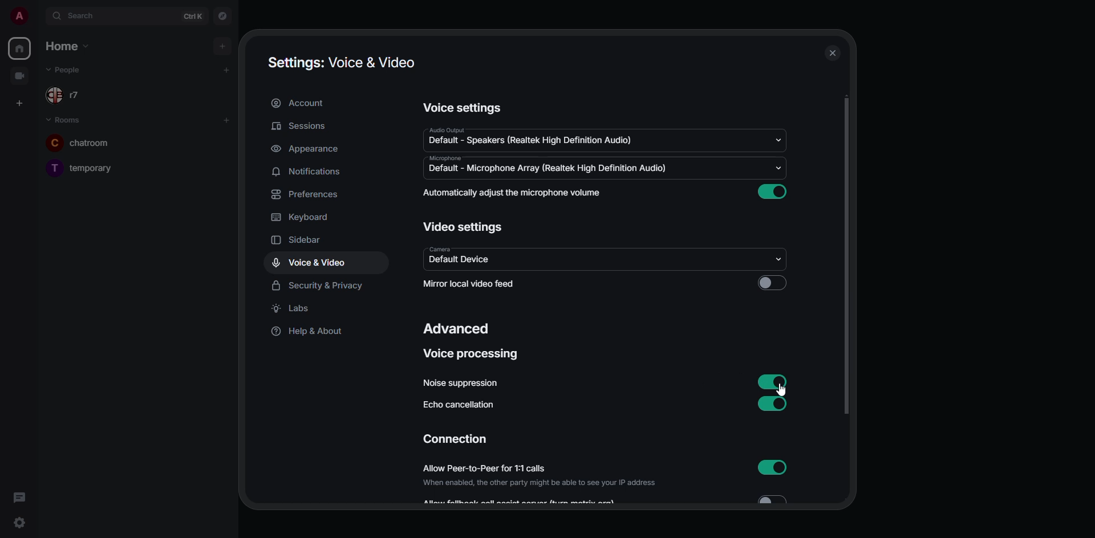 This screenshot has width=1095, height=538. Describe the element at coordinates (293, 308) in the screenshot. I see `labs` at that location.